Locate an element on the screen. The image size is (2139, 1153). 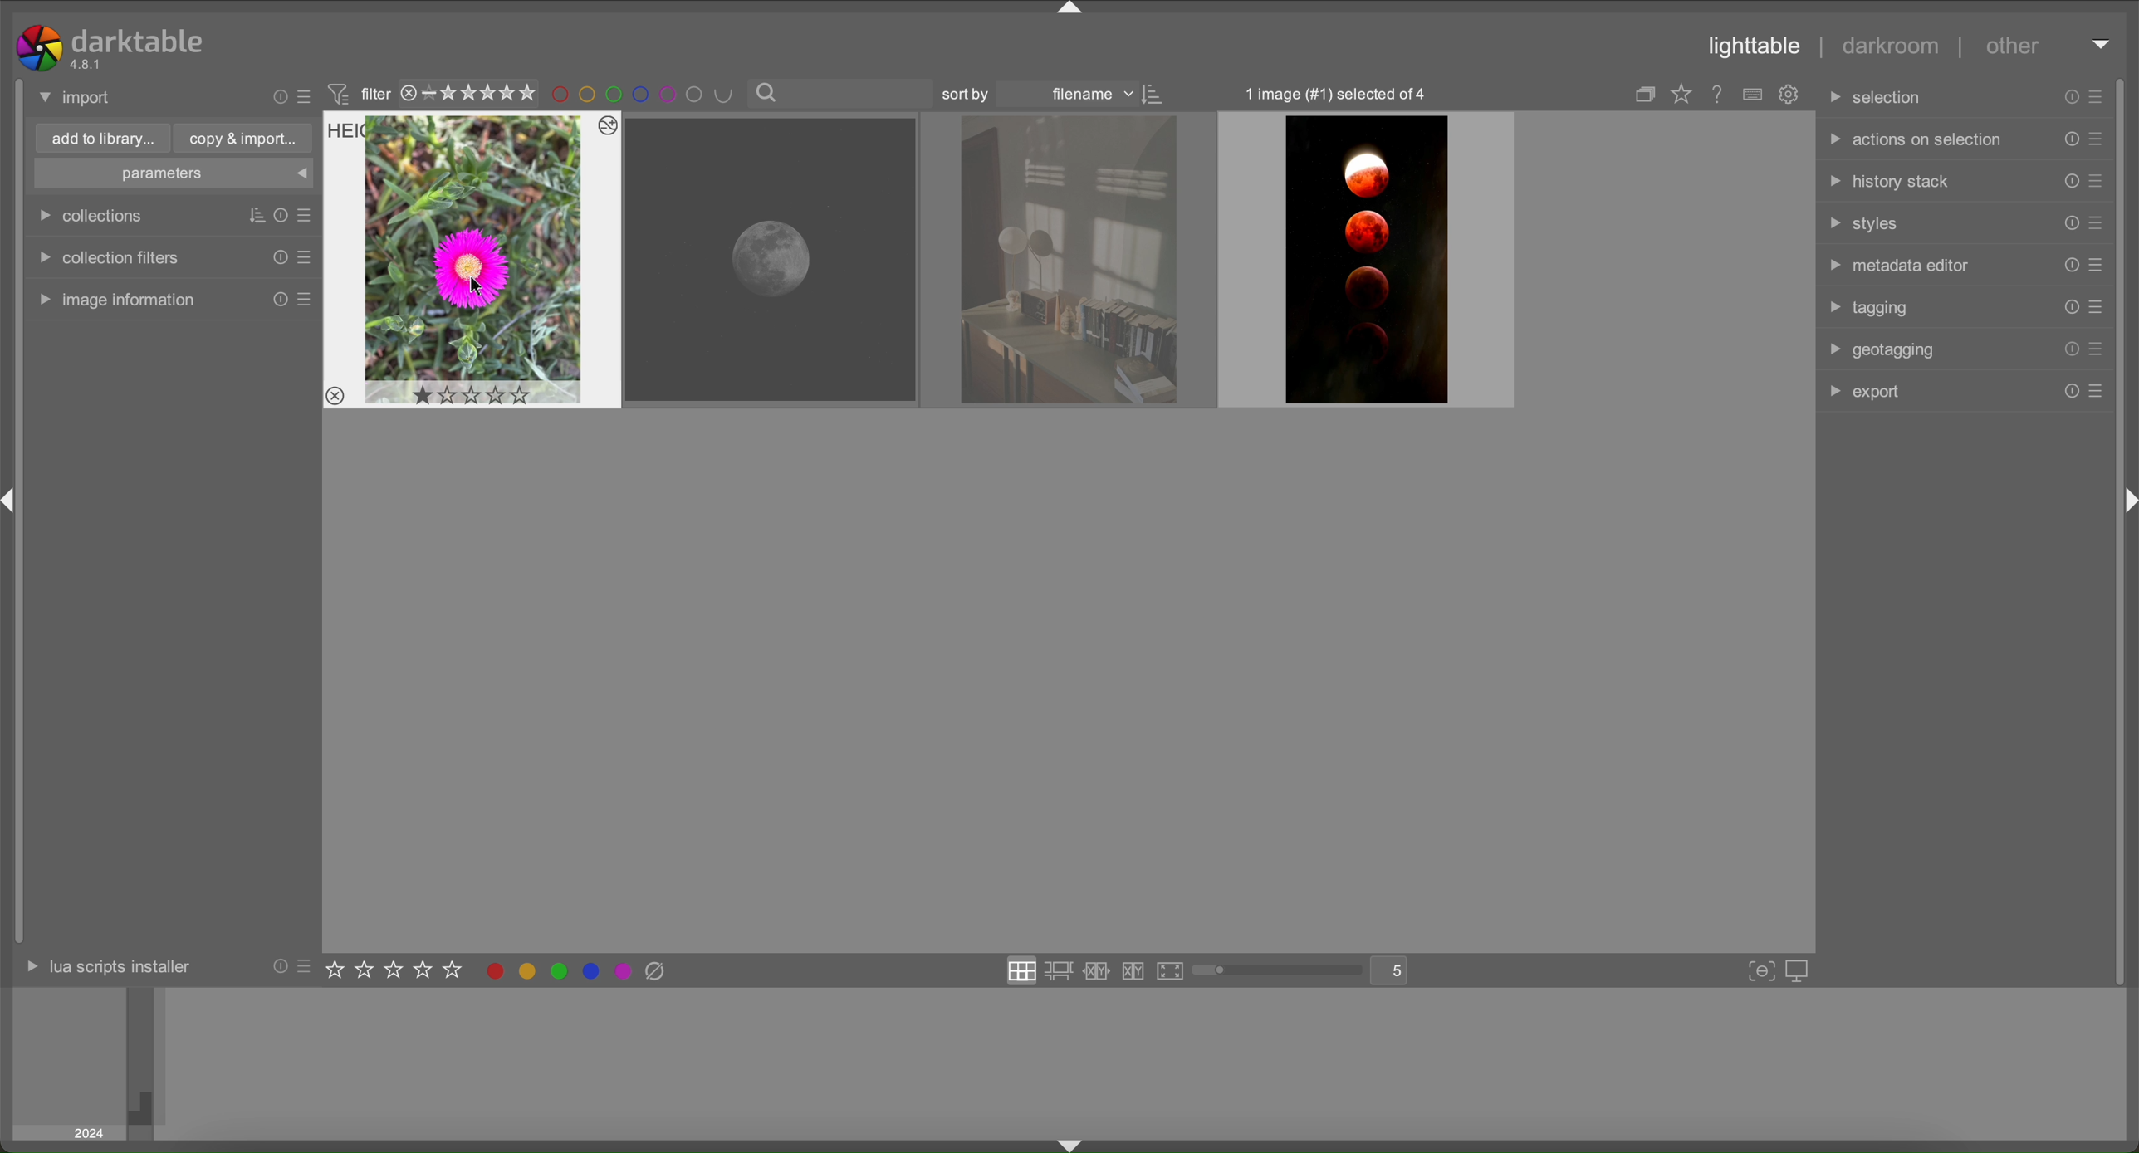
filter is located at coordinates (361, 93).